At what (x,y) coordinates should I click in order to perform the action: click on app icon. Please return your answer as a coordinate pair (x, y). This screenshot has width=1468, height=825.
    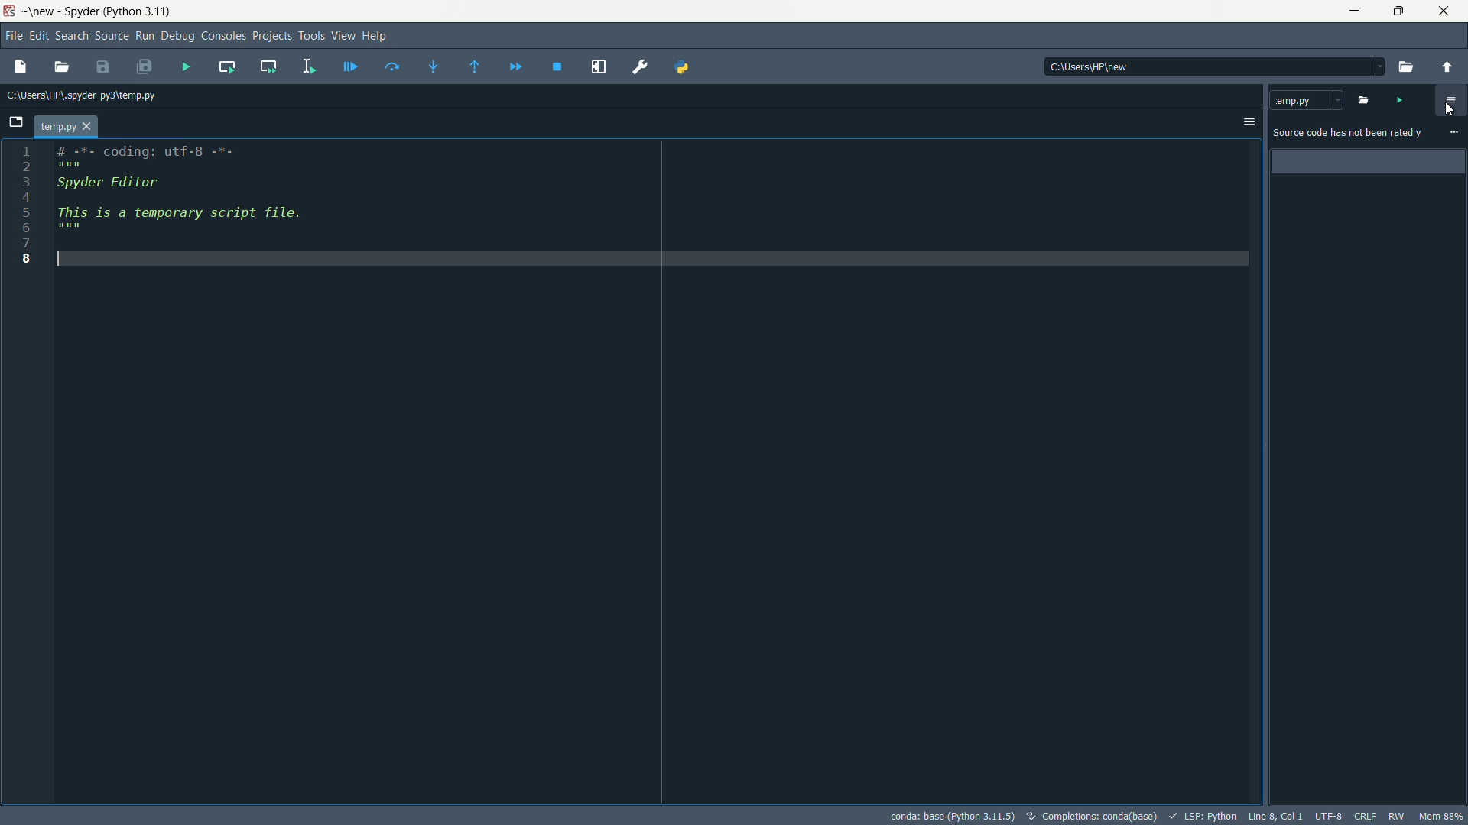
    Looking at the image, I should click on (11, 11).